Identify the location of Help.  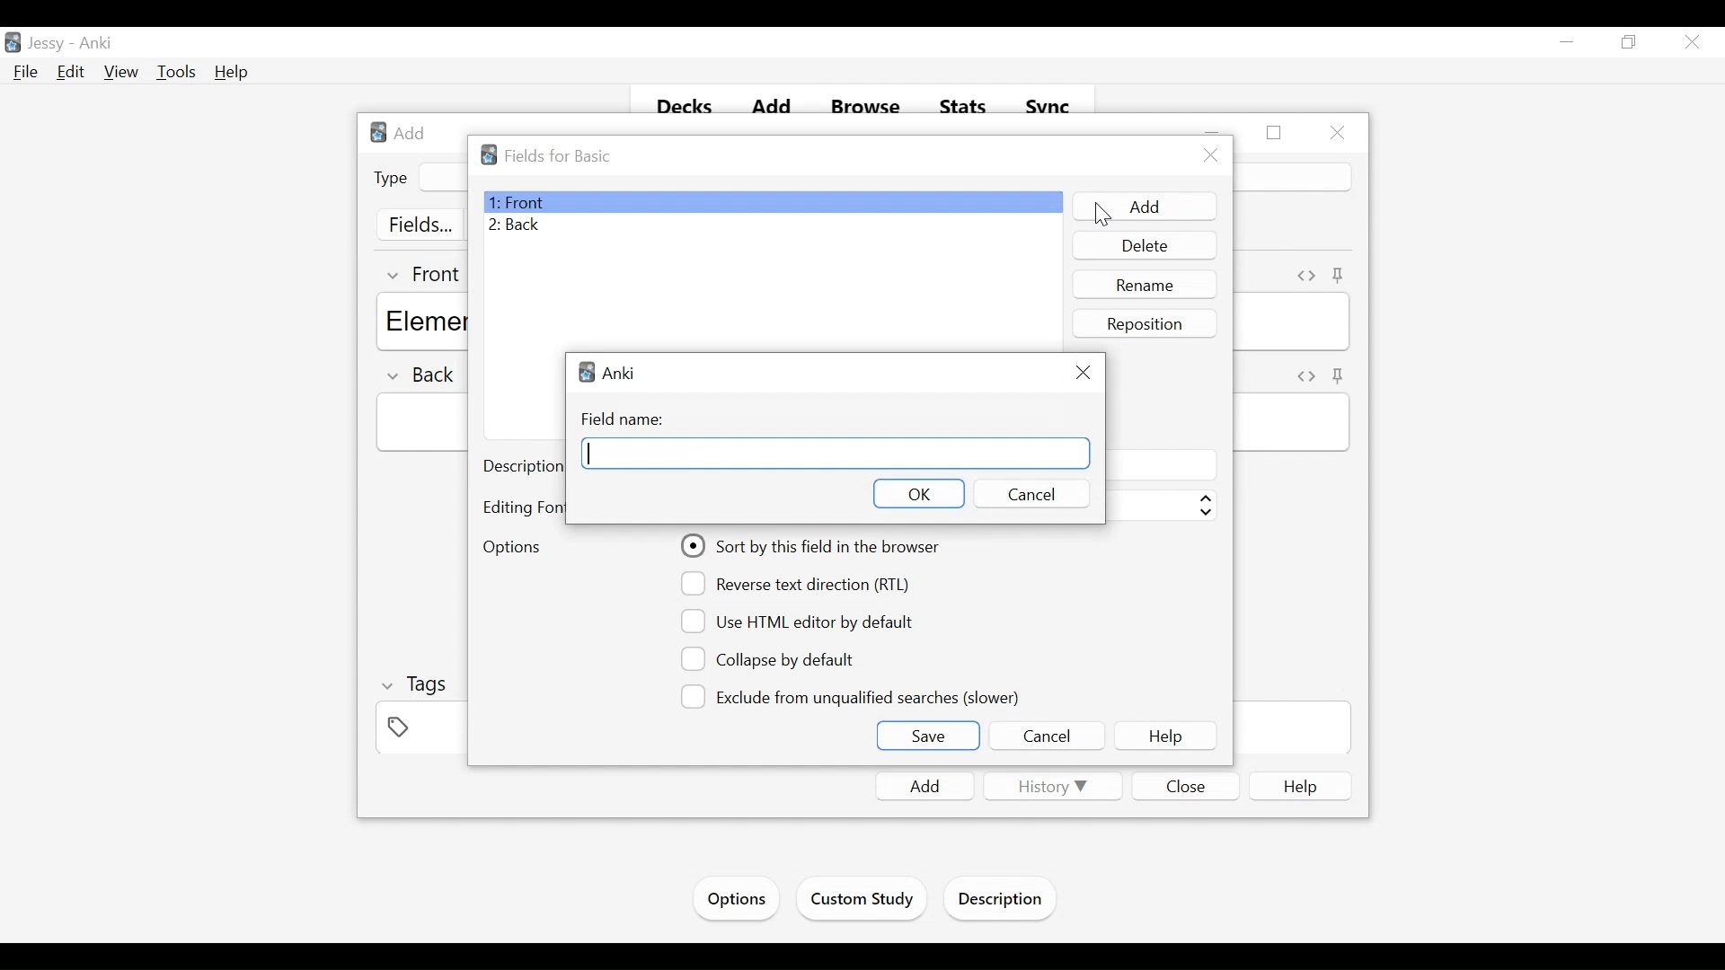
(233, 72).